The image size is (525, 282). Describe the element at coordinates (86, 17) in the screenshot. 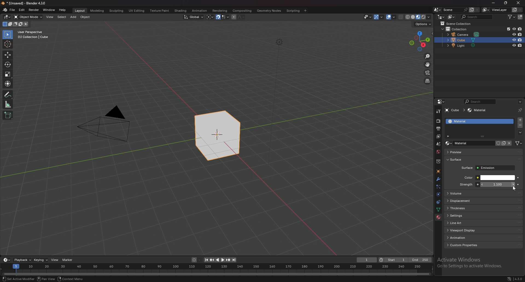

I see `object` at that location.